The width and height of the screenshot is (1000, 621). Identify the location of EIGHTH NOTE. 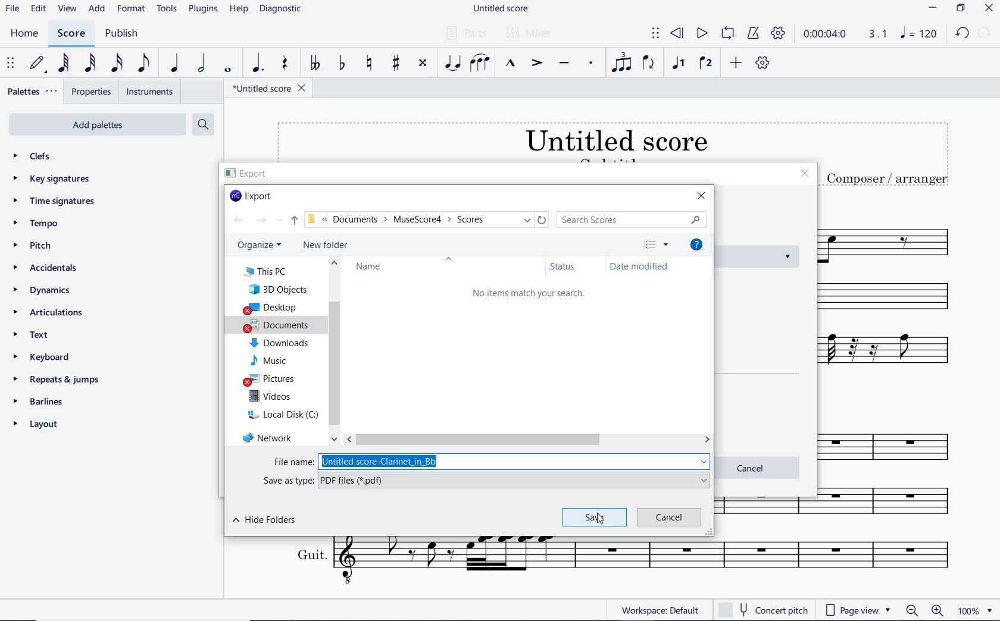
(144, 65).